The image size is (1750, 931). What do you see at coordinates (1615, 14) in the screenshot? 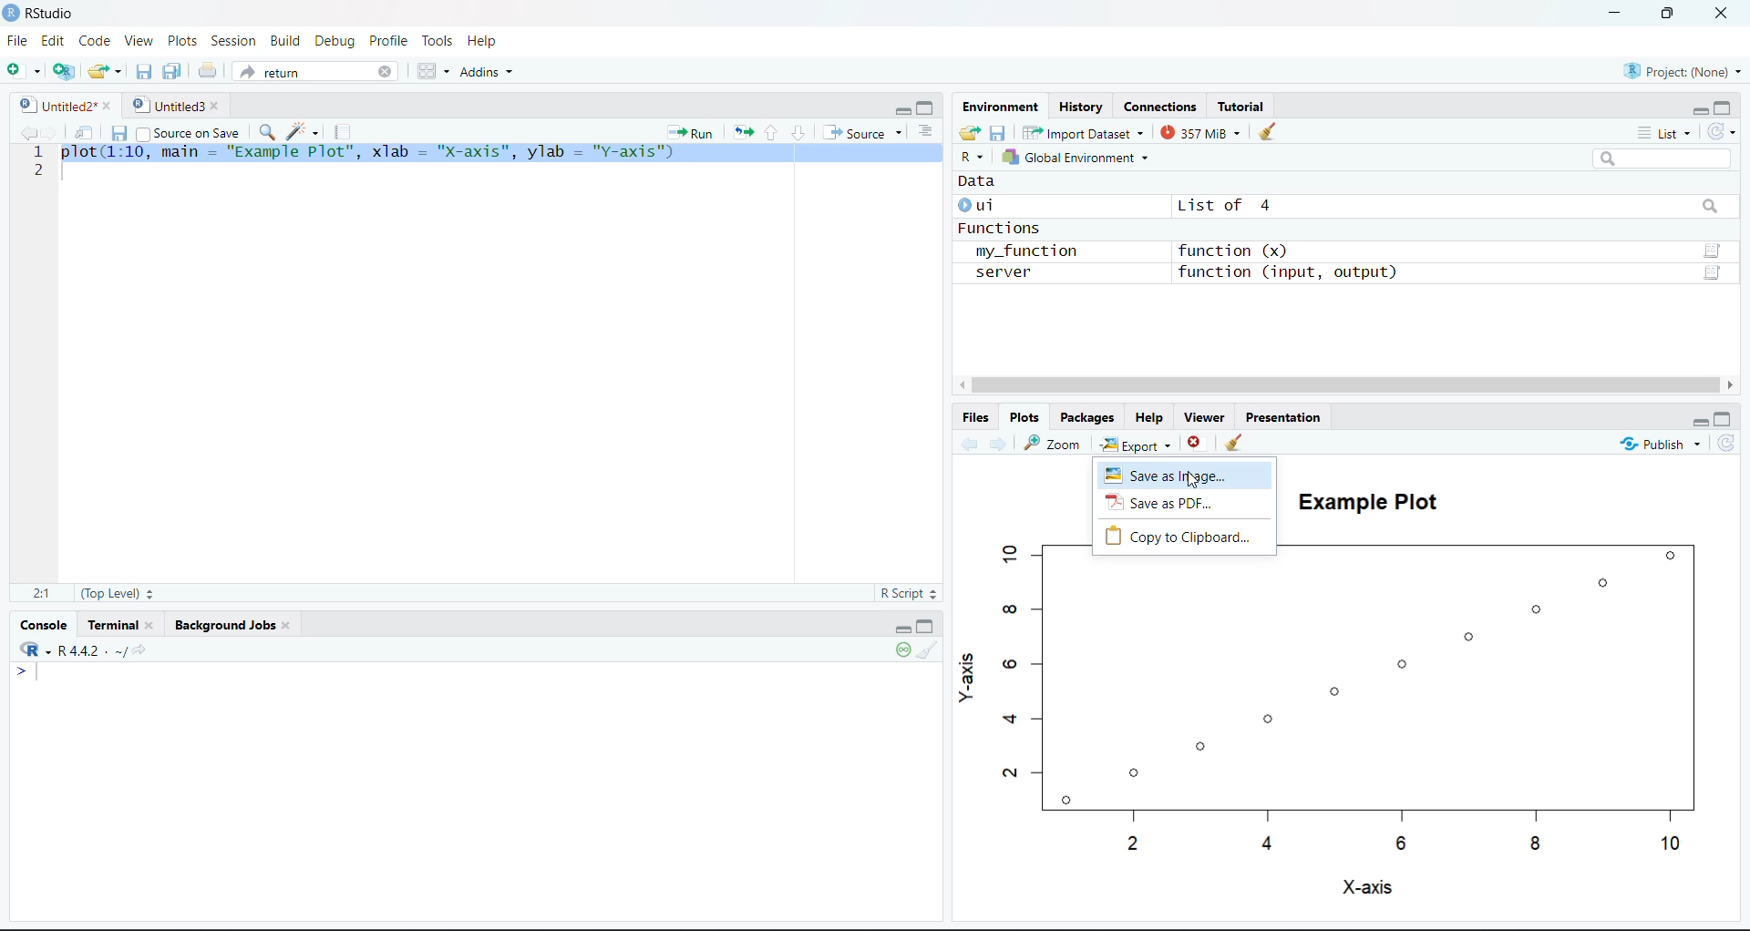
I see `Minimize` at bounding box center [1615, 14].